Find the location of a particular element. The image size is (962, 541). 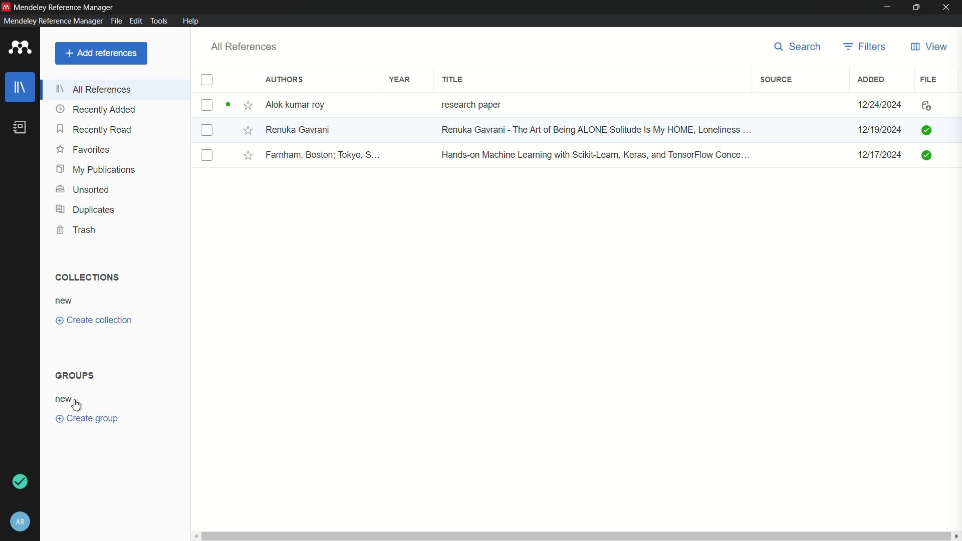

book-2 is located at coordinates (208, 131).